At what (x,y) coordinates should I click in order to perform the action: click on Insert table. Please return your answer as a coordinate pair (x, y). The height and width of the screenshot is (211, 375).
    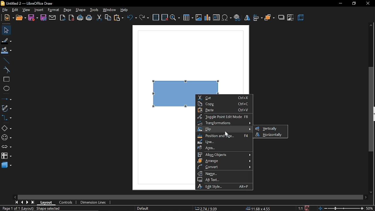
    Looking at the image, I should click on (188, 18).